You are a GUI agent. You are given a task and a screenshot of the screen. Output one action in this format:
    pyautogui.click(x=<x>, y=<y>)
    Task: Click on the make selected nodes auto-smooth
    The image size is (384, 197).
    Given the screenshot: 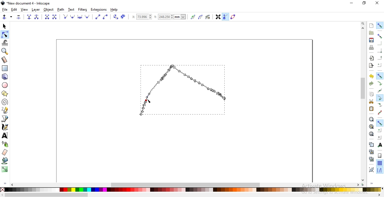 What is the action you would take?
    pyautogui.click(x=87, y=17)
    